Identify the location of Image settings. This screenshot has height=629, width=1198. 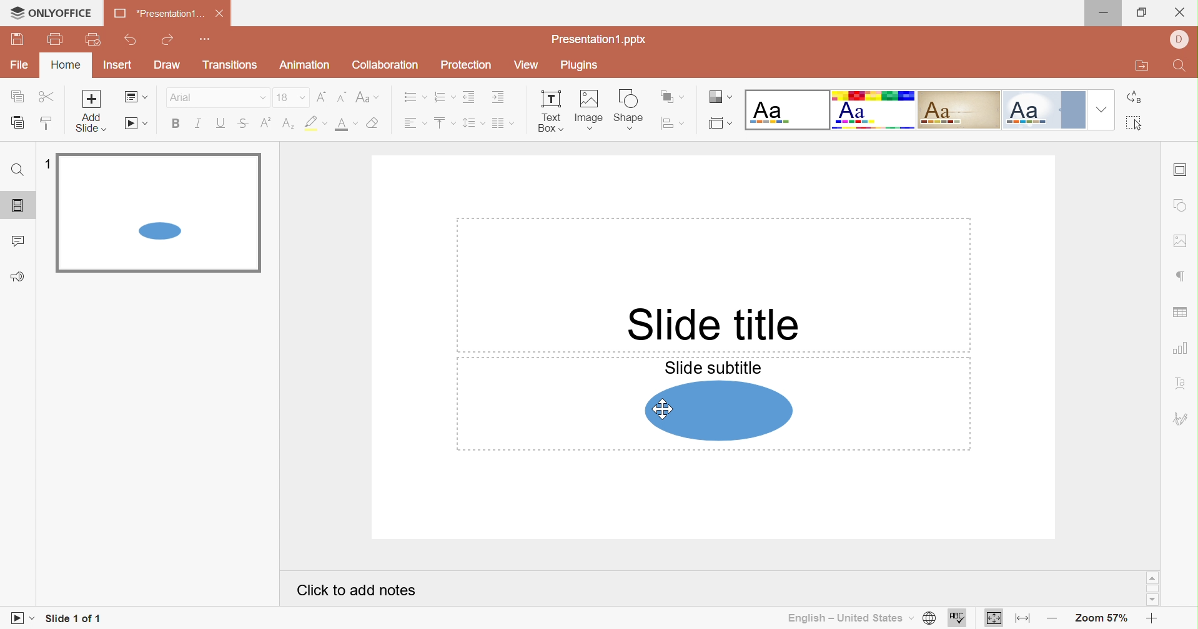
(1182, 241).